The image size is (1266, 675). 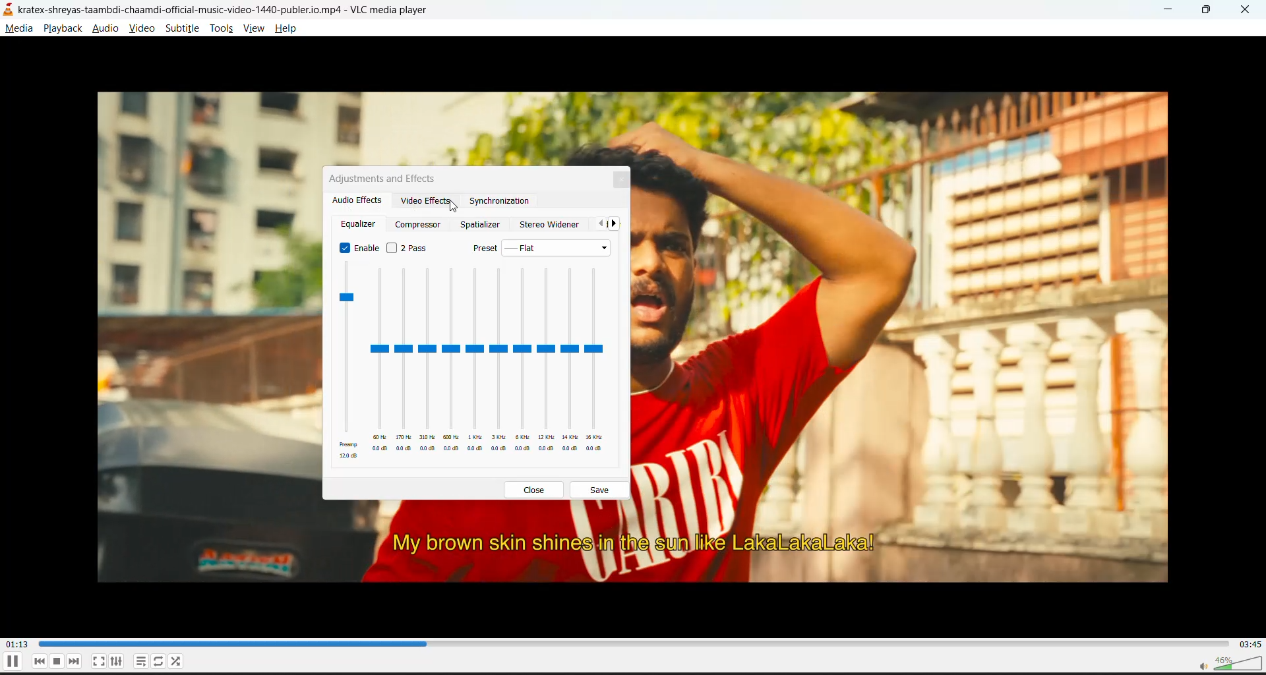 What do you see at coordinates (63, 28) in the screenshot?
I see `playback` at bounding box center [63, 28].